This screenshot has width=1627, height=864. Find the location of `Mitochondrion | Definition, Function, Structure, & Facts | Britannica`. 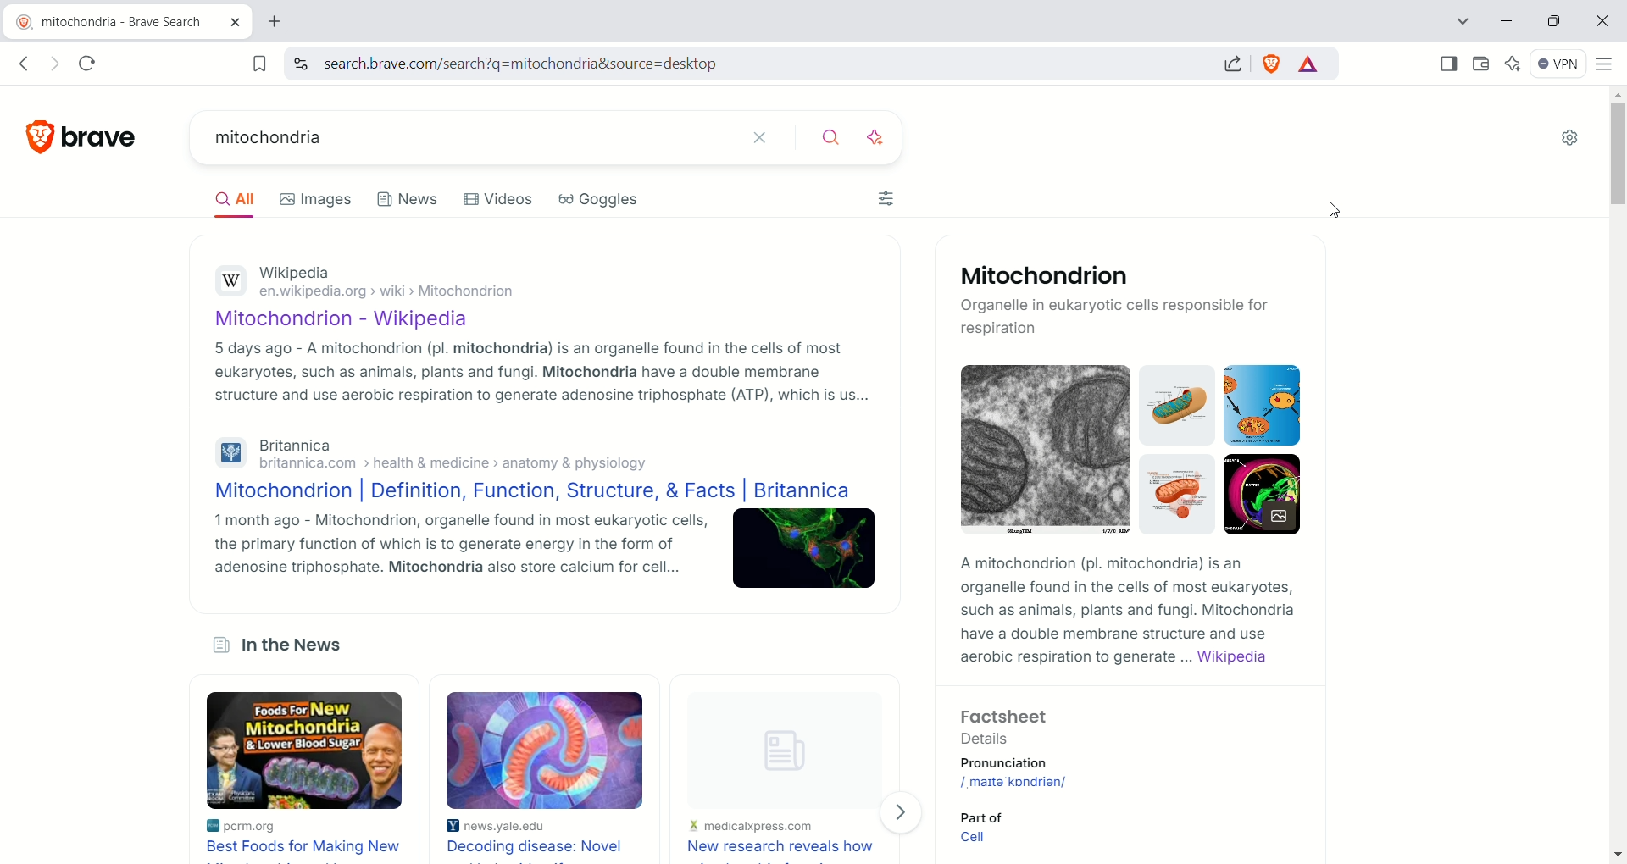

Mitochondrion | Definition, Function, Structure, & Facts | Britannica is located at coordinates (533, 490).